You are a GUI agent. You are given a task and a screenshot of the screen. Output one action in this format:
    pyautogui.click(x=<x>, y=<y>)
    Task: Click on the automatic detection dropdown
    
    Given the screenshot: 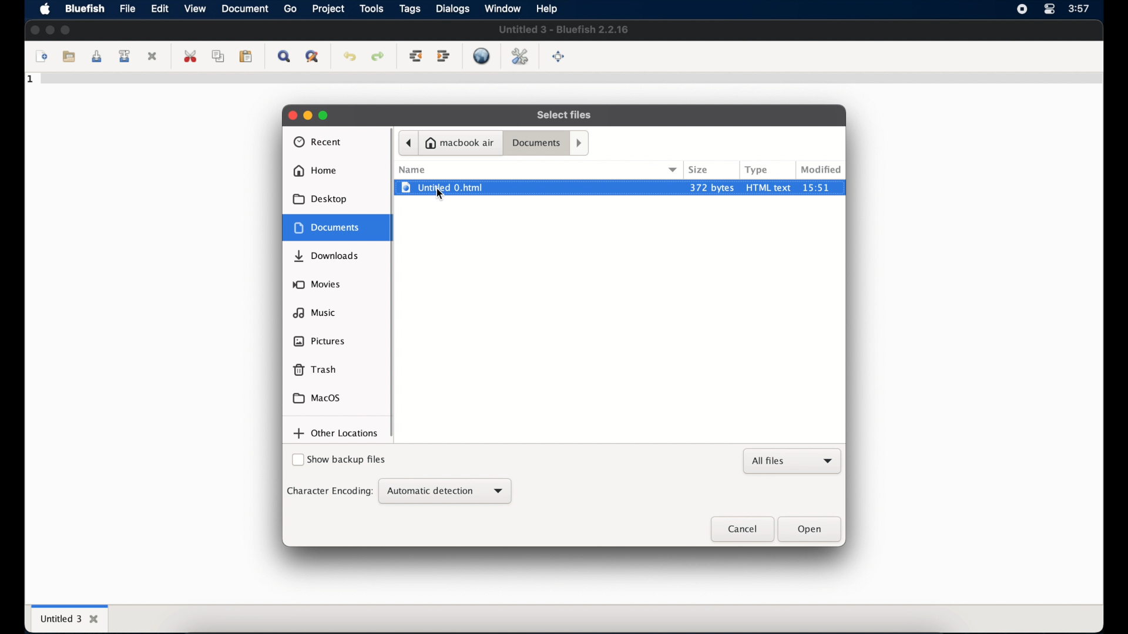 What is the action you would take?
    pyautogui.click(x=445, y=491)
    